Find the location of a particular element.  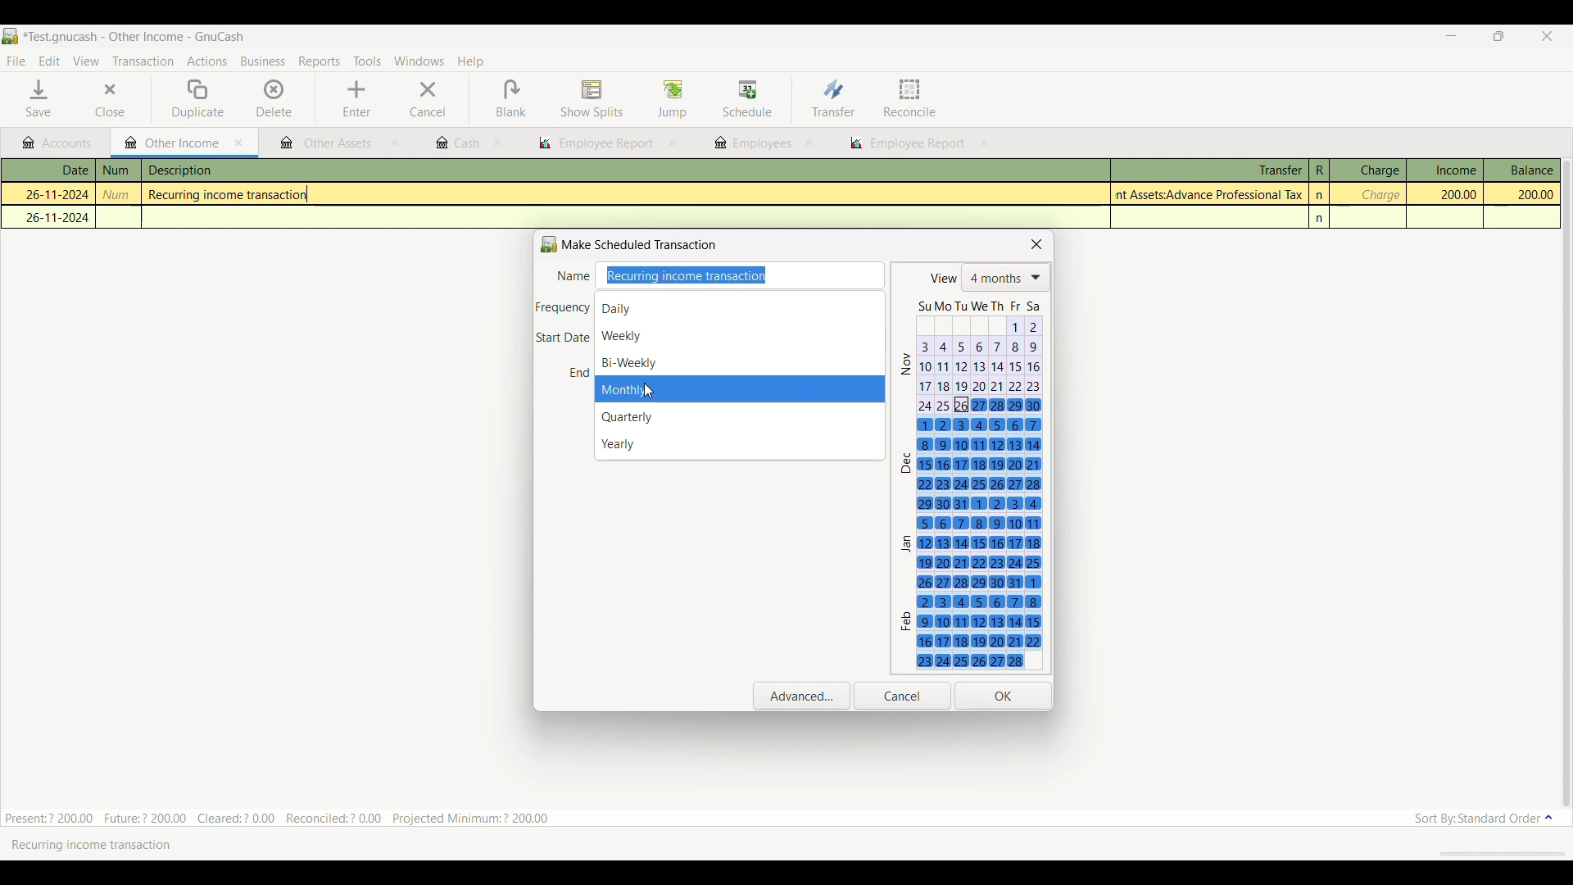

n is located at coordinates (1321, 195).